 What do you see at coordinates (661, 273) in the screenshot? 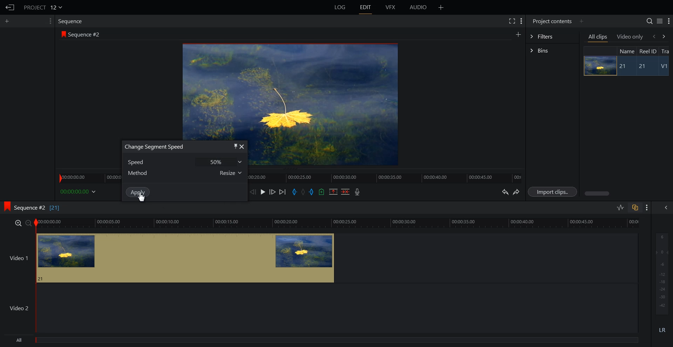
I see `Audio output level` at bounding box center [661, 273].